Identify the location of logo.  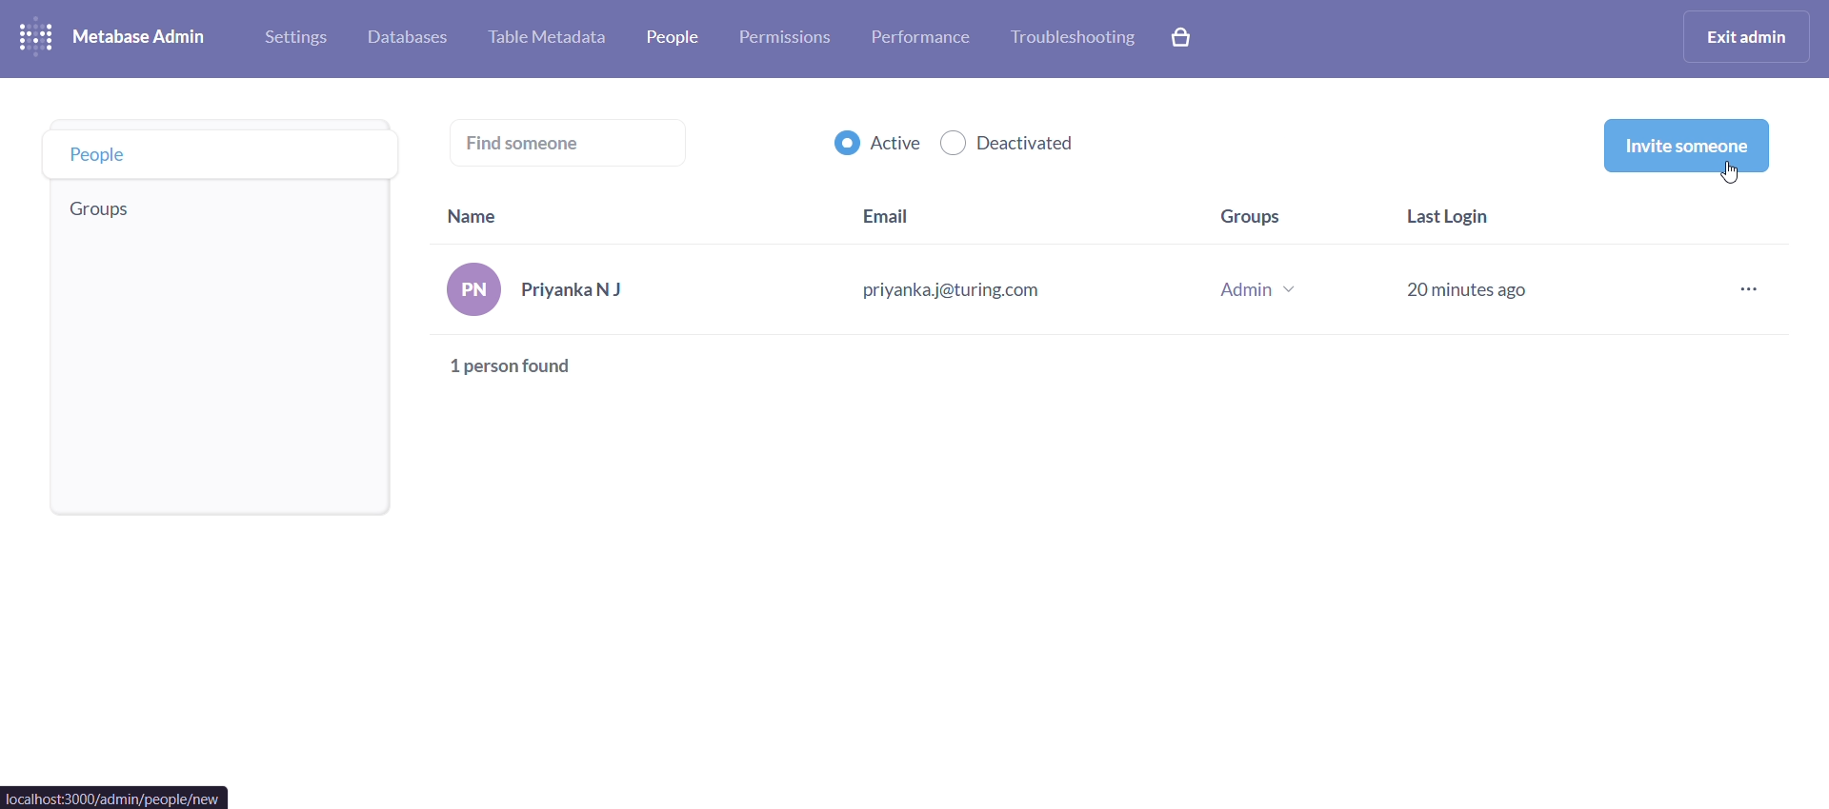
(40, 39).